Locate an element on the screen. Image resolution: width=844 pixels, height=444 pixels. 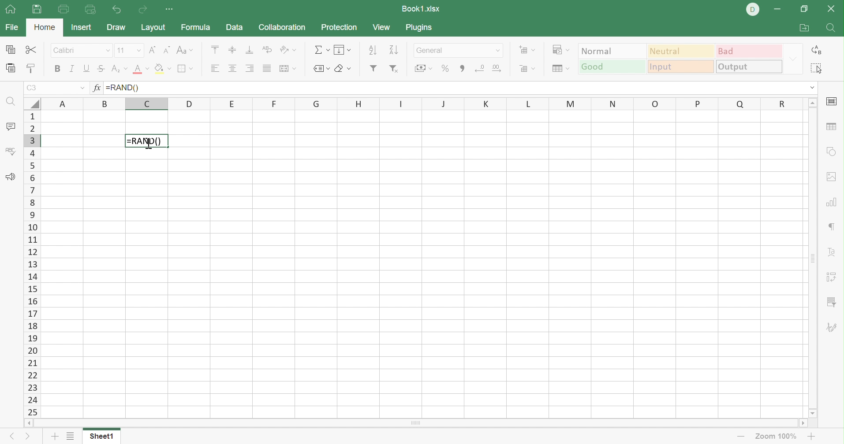
Zoom 100% is located at coordinates (778, 436).